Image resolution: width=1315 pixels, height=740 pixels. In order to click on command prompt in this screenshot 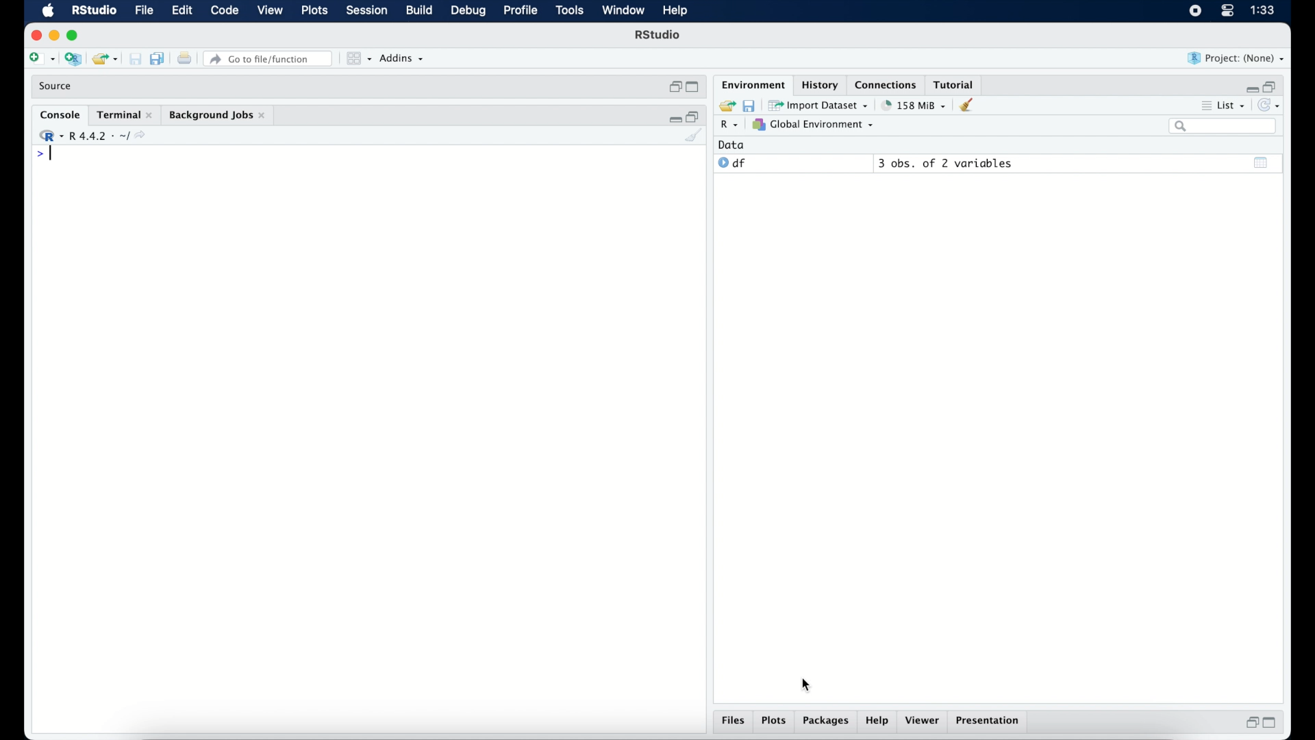, I will do `click(40, 155)`.